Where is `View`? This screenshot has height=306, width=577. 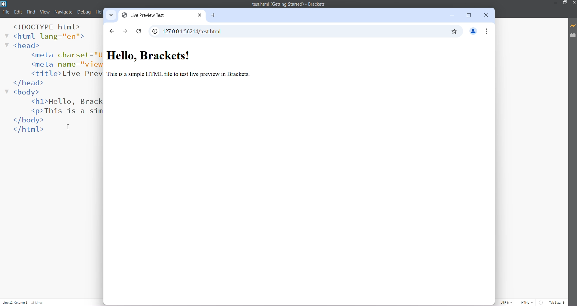
View is located at coordinates (44, 12).